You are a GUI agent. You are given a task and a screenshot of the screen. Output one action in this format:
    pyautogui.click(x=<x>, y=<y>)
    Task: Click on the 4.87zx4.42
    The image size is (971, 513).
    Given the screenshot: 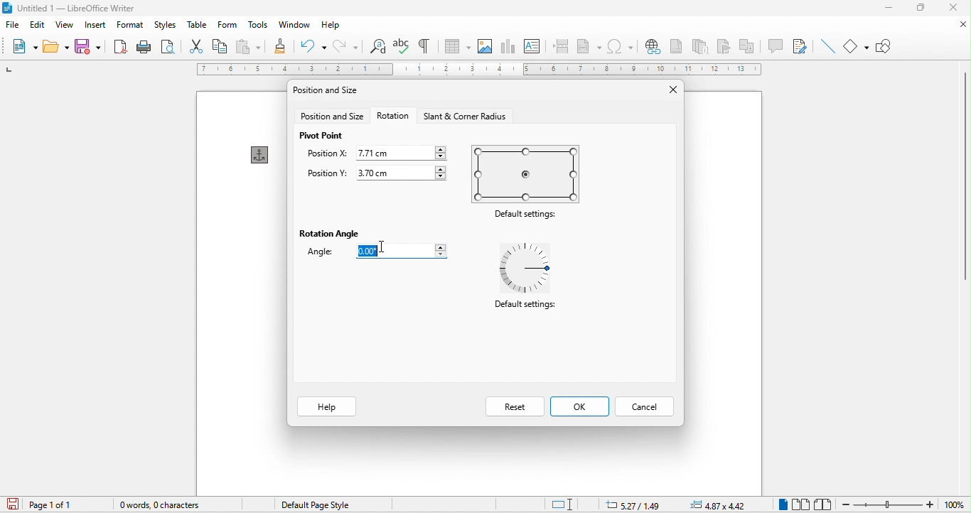 What is the action you would take?
    pyautogui.click(x=718, y=504)
    